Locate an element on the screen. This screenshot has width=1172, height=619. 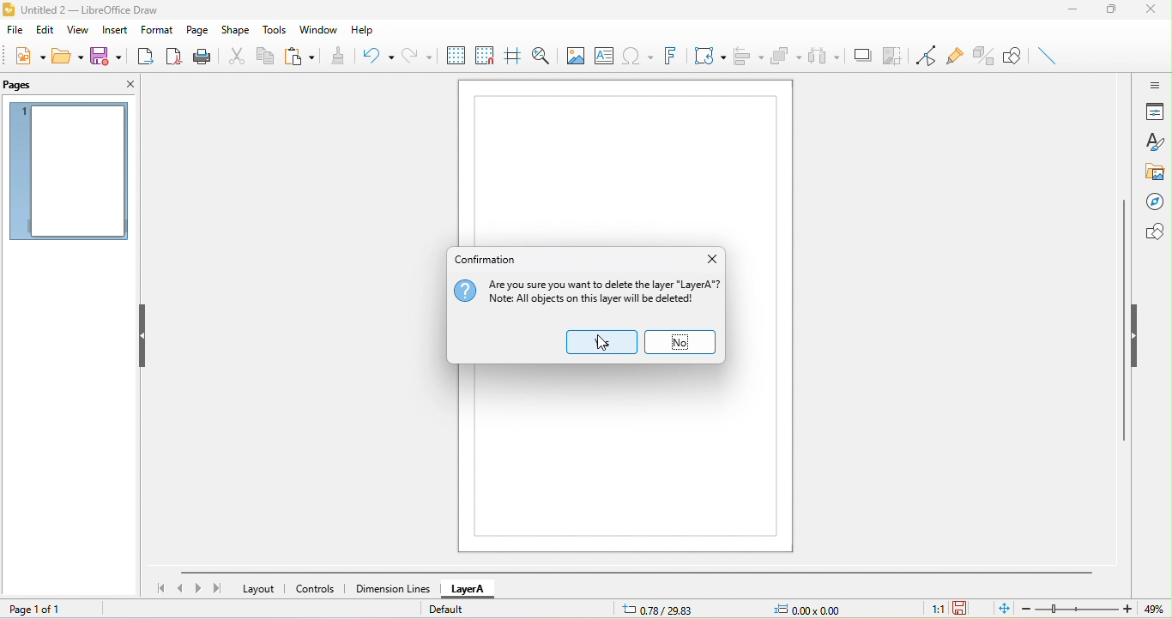
next page is located at coordinates (198, 588).